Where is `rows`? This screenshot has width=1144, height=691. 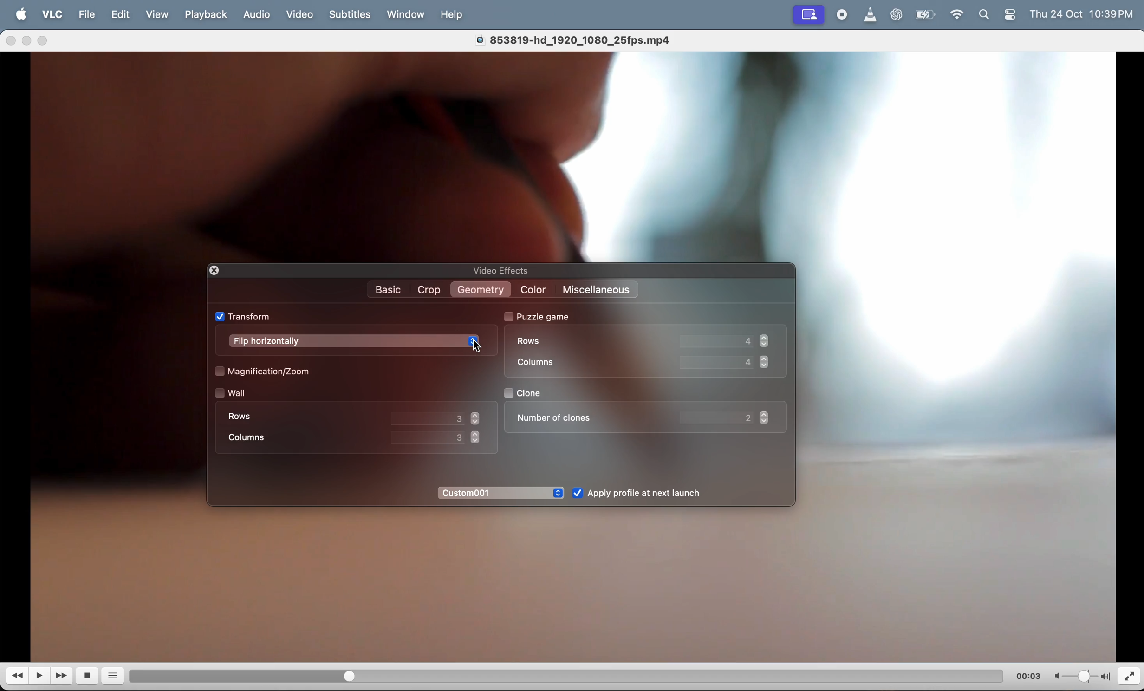
rows is located at coordinates (530, 341).